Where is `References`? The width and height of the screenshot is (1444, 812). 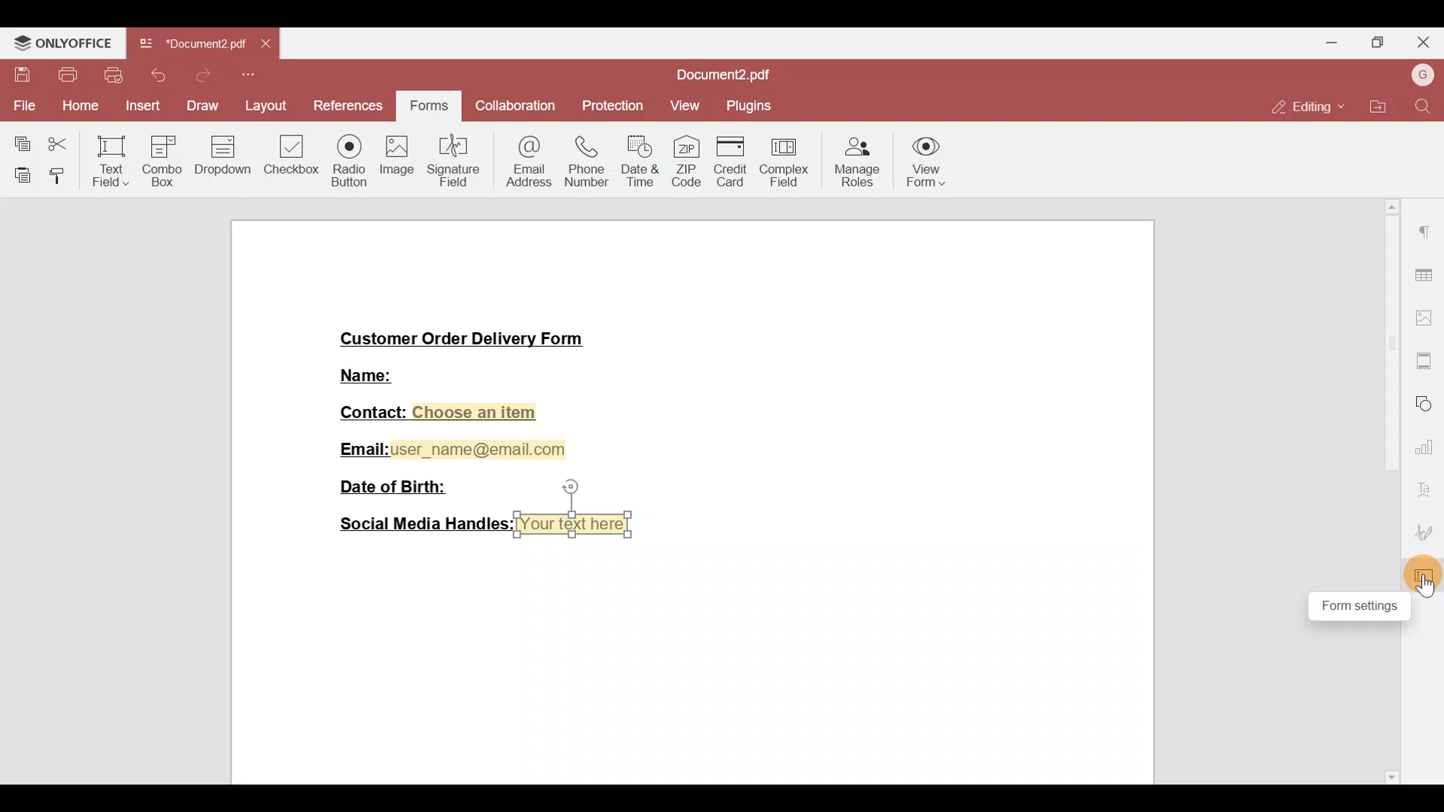 References is located at coordinates (346, 104).